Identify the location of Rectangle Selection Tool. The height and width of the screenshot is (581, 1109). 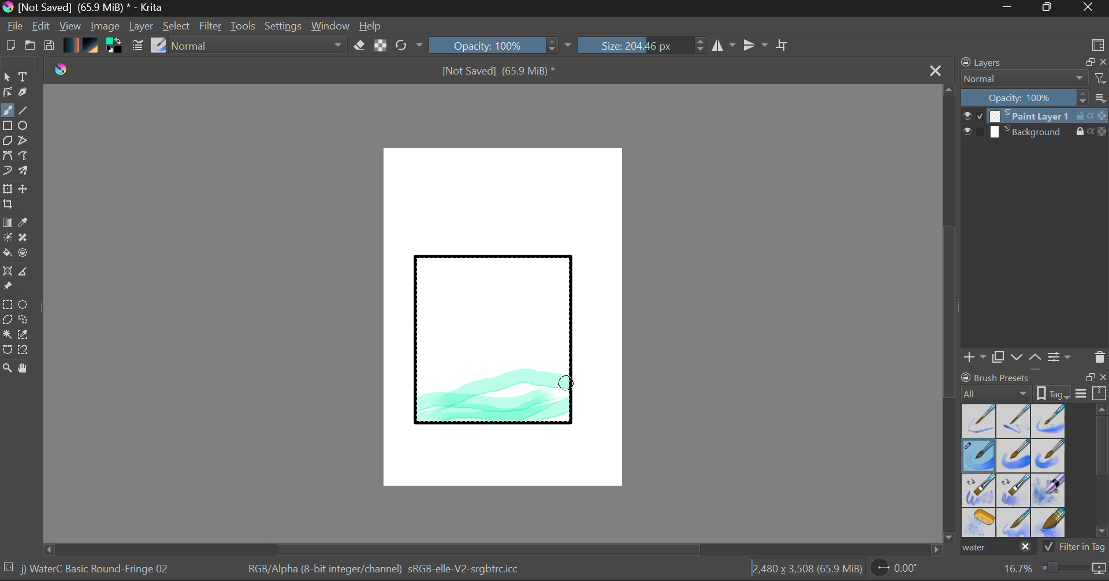
(7, 306).